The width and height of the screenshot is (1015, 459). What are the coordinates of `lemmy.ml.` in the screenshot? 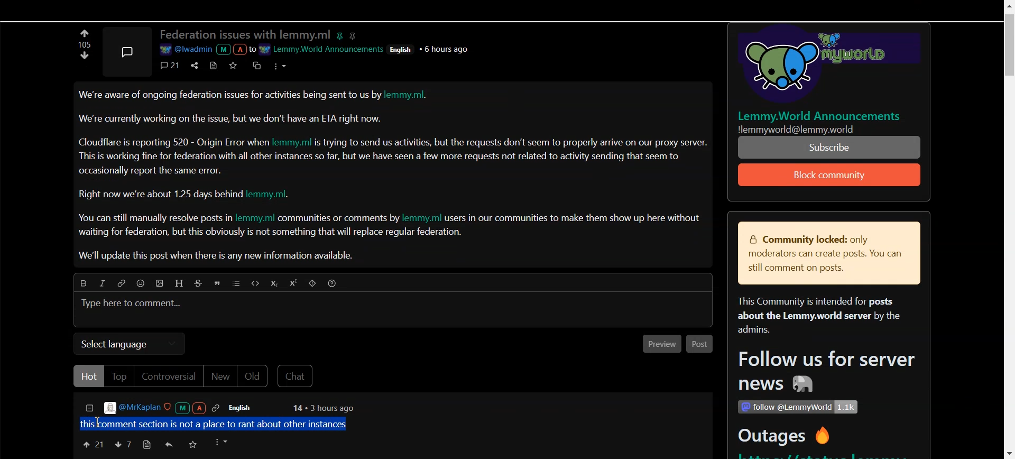 It's located at (274, 195).